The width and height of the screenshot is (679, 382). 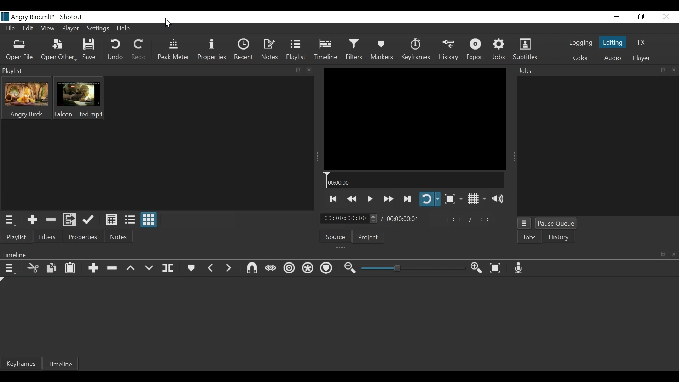 I want to click on Copy, so click(x=52, y=268).